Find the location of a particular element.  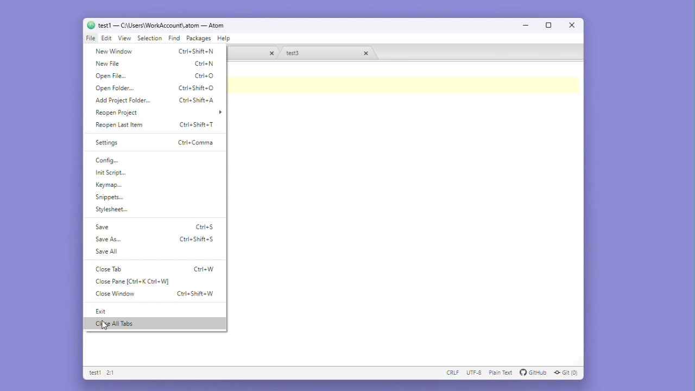

Minimize is located at coordinates (527, 27).